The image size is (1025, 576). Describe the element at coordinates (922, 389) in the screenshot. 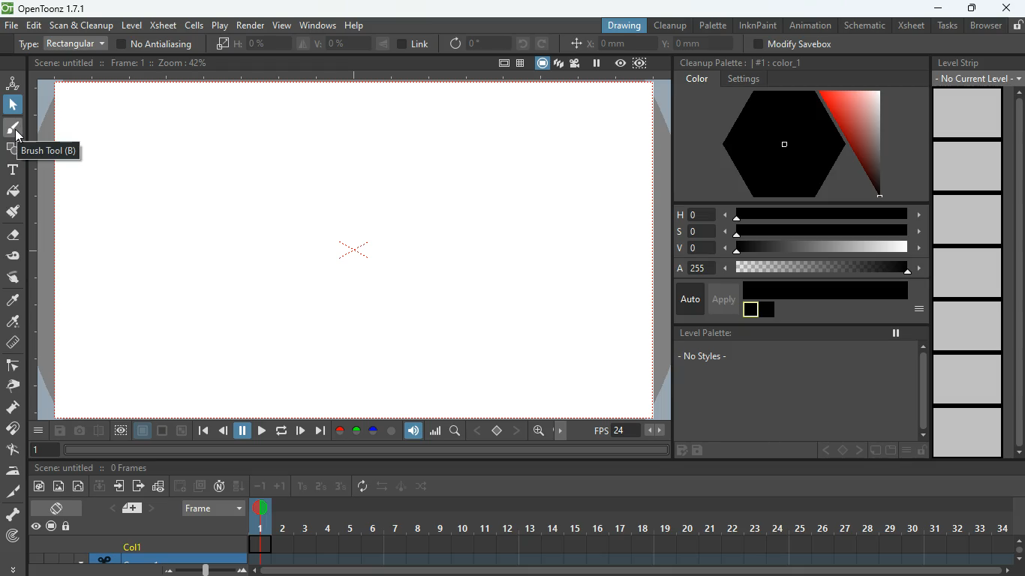

I see `scroll` at that location.